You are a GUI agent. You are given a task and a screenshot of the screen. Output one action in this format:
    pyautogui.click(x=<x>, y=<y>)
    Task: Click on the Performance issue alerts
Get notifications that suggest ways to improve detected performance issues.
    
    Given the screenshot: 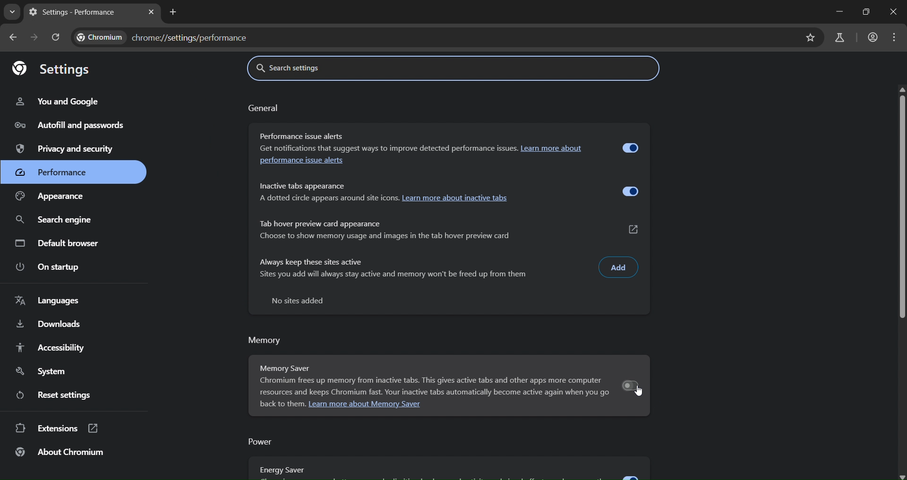 What is the action you would take?
    pyautogui.click(x=387, y=140)
    